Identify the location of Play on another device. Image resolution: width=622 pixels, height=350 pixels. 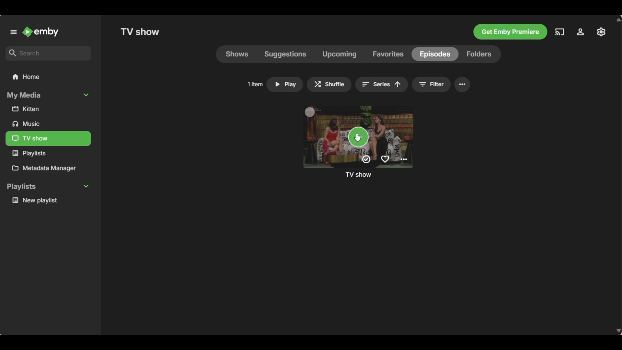
(559, 32).